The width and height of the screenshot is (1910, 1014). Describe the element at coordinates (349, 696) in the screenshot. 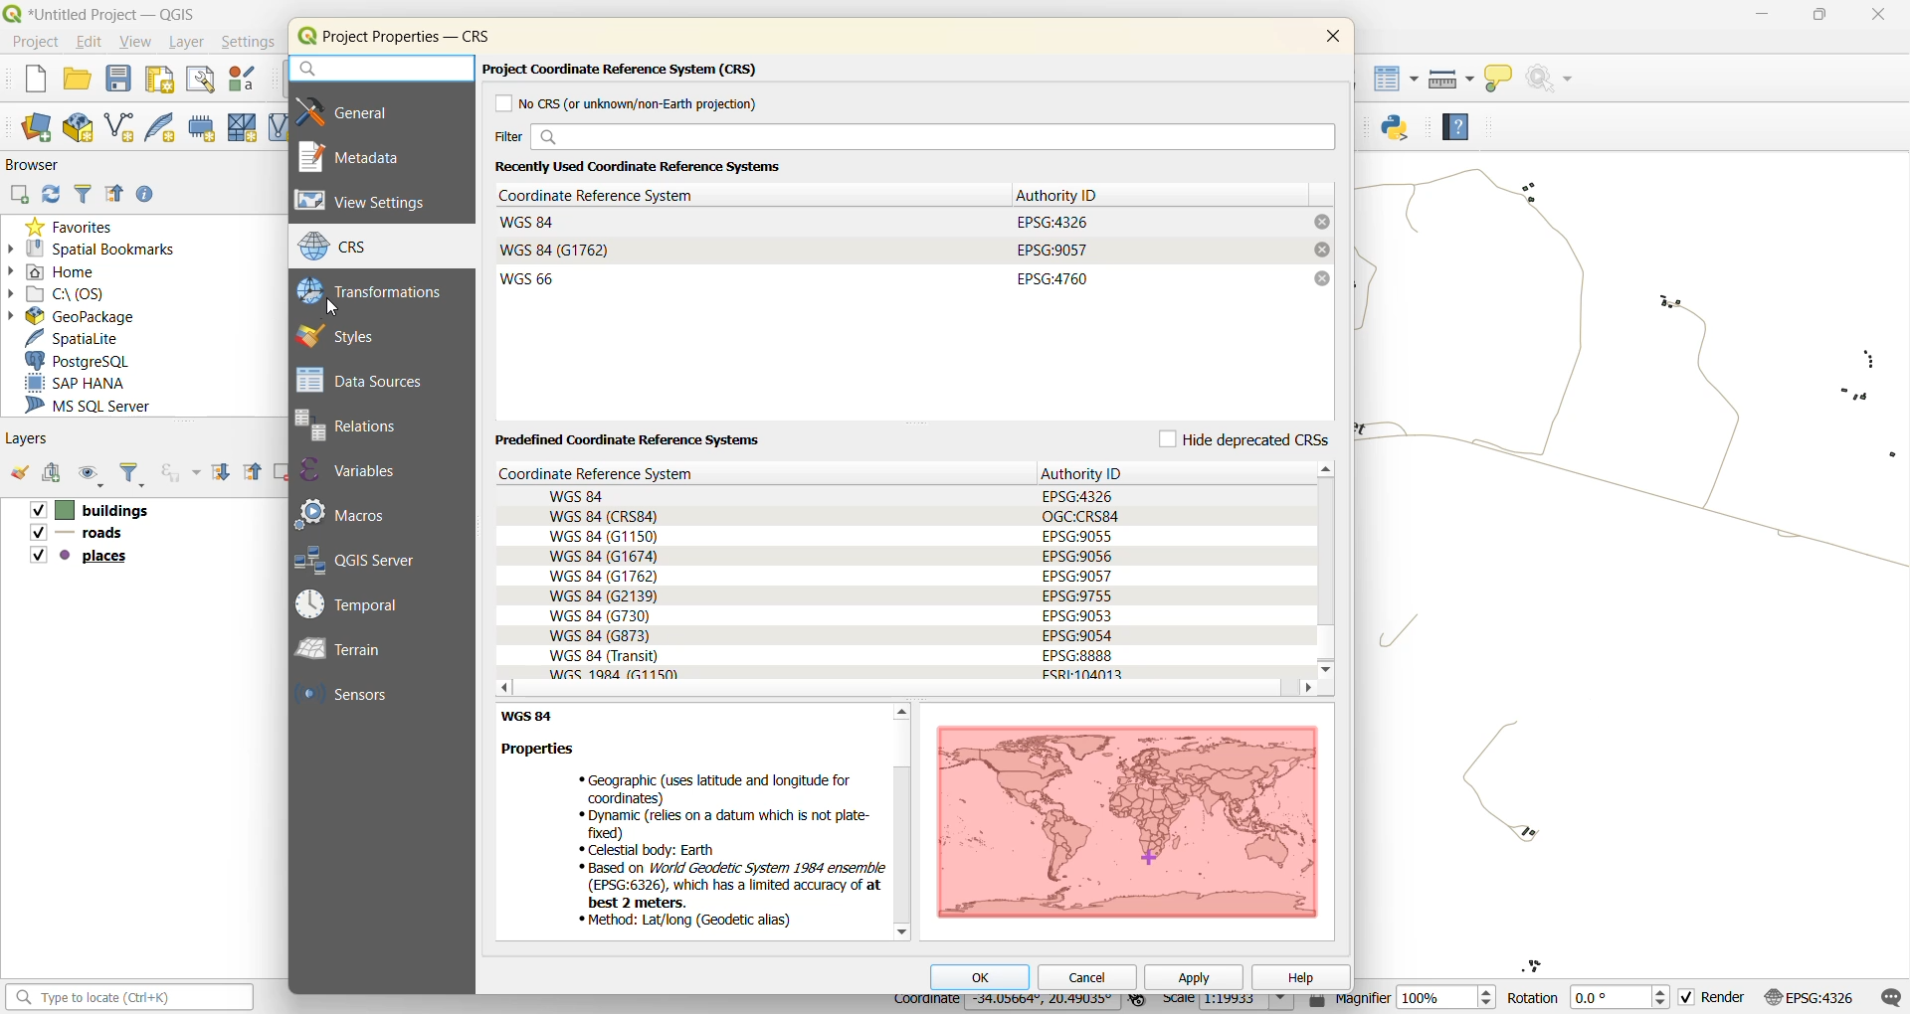

I see `sensors` at that location.